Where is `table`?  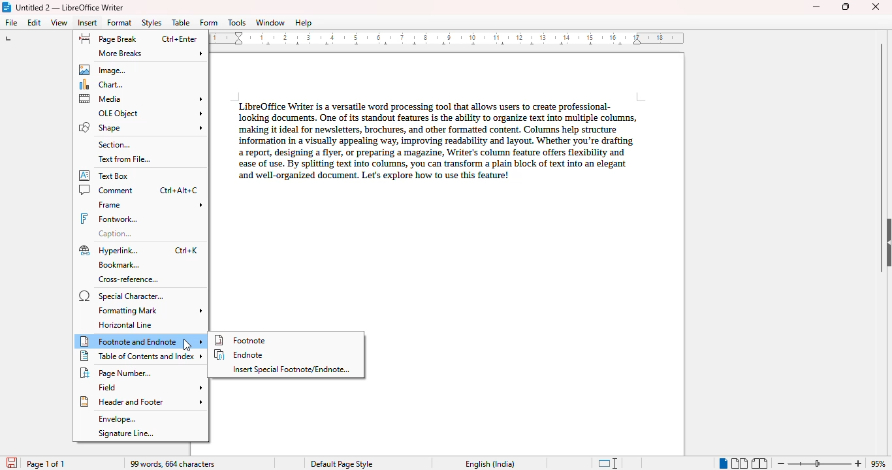 table is located at coordinates (181, 22).